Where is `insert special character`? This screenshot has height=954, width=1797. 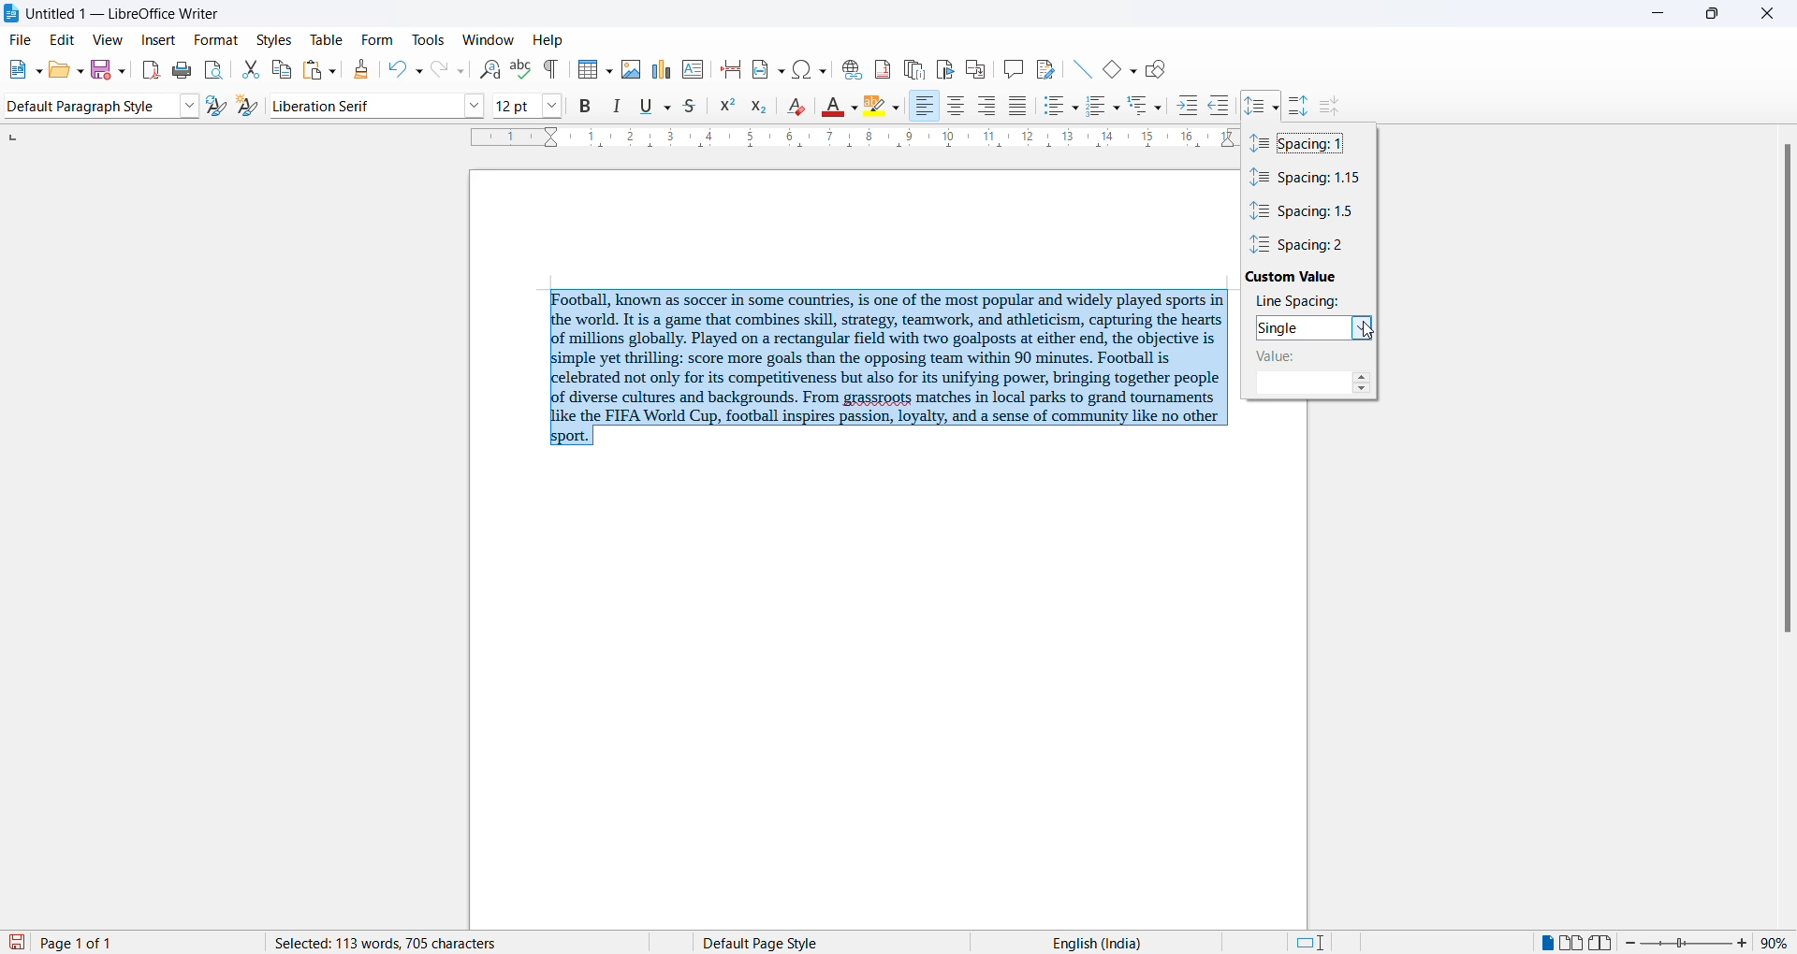 insert special character is located at coordinates (808, 71).